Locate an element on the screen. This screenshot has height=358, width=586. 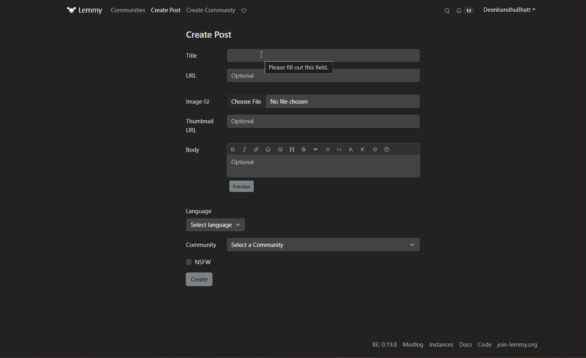
select language is located at coordinates (216, 225).